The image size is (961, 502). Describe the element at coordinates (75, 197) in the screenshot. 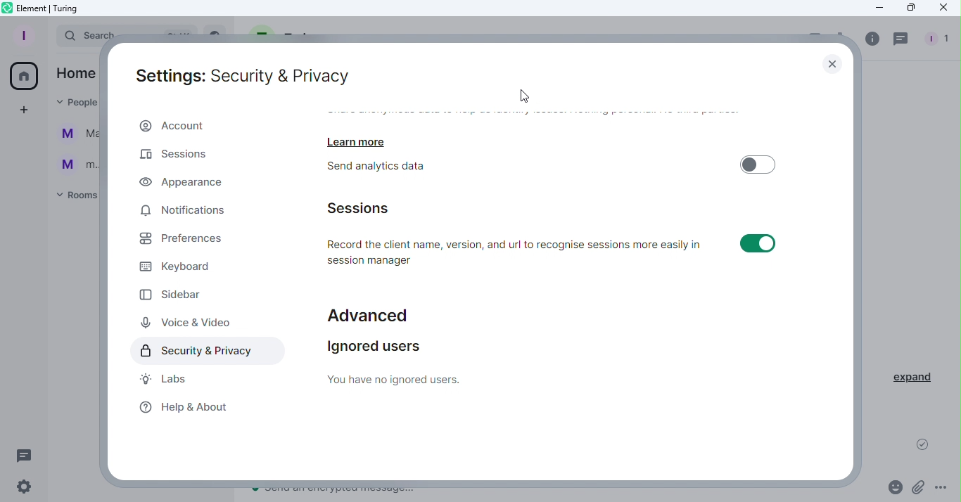

I see `Rooms` at that location.